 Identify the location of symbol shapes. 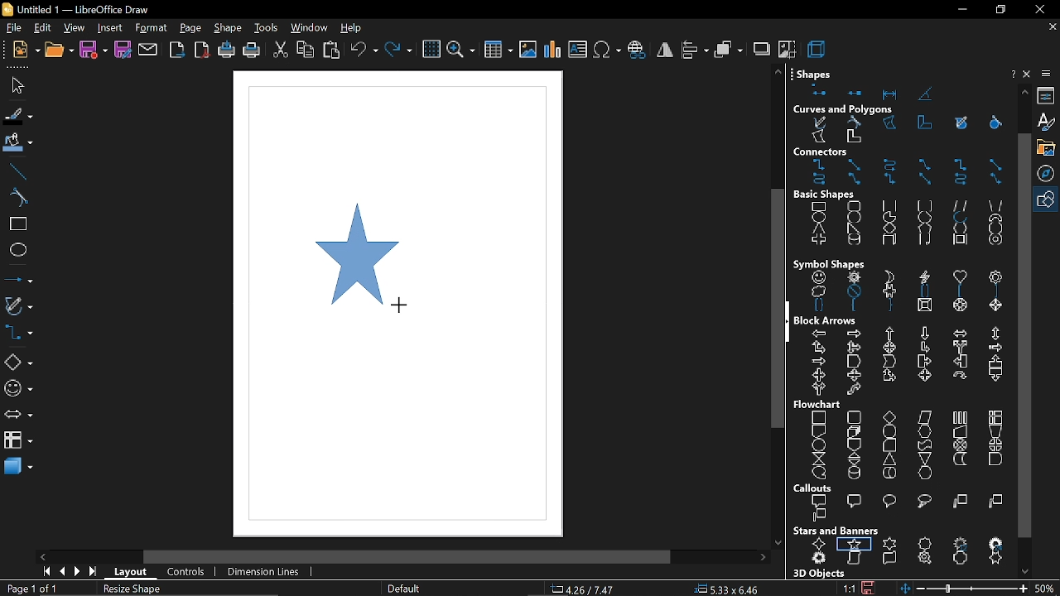
(832, 261).